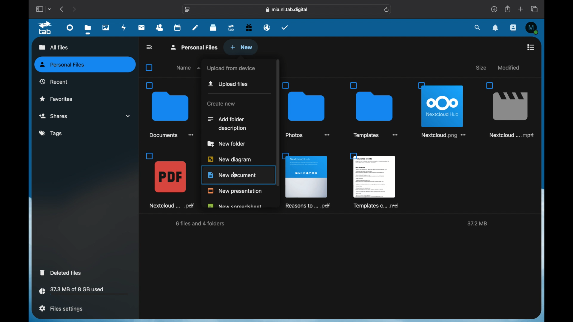  What do you see at coordinates (124, 28) in the screenshot?
I see `activity` at bounding box center [124, 28].